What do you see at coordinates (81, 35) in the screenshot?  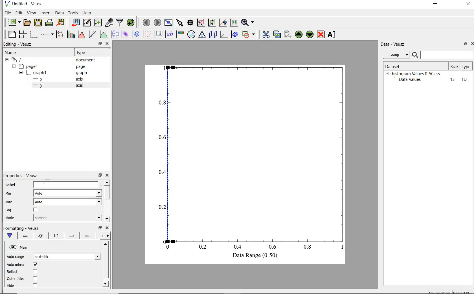 I see `histogram of a dataset` at bounding box center [81, 35].